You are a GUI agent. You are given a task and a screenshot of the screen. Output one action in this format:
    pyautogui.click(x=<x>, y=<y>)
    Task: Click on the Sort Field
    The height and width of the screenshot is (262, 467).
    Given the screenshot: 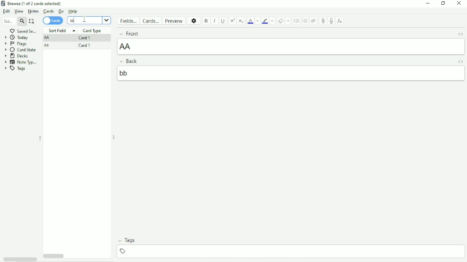 What is the action you would take?
    pyautogui.click(x=61, y=30)
    